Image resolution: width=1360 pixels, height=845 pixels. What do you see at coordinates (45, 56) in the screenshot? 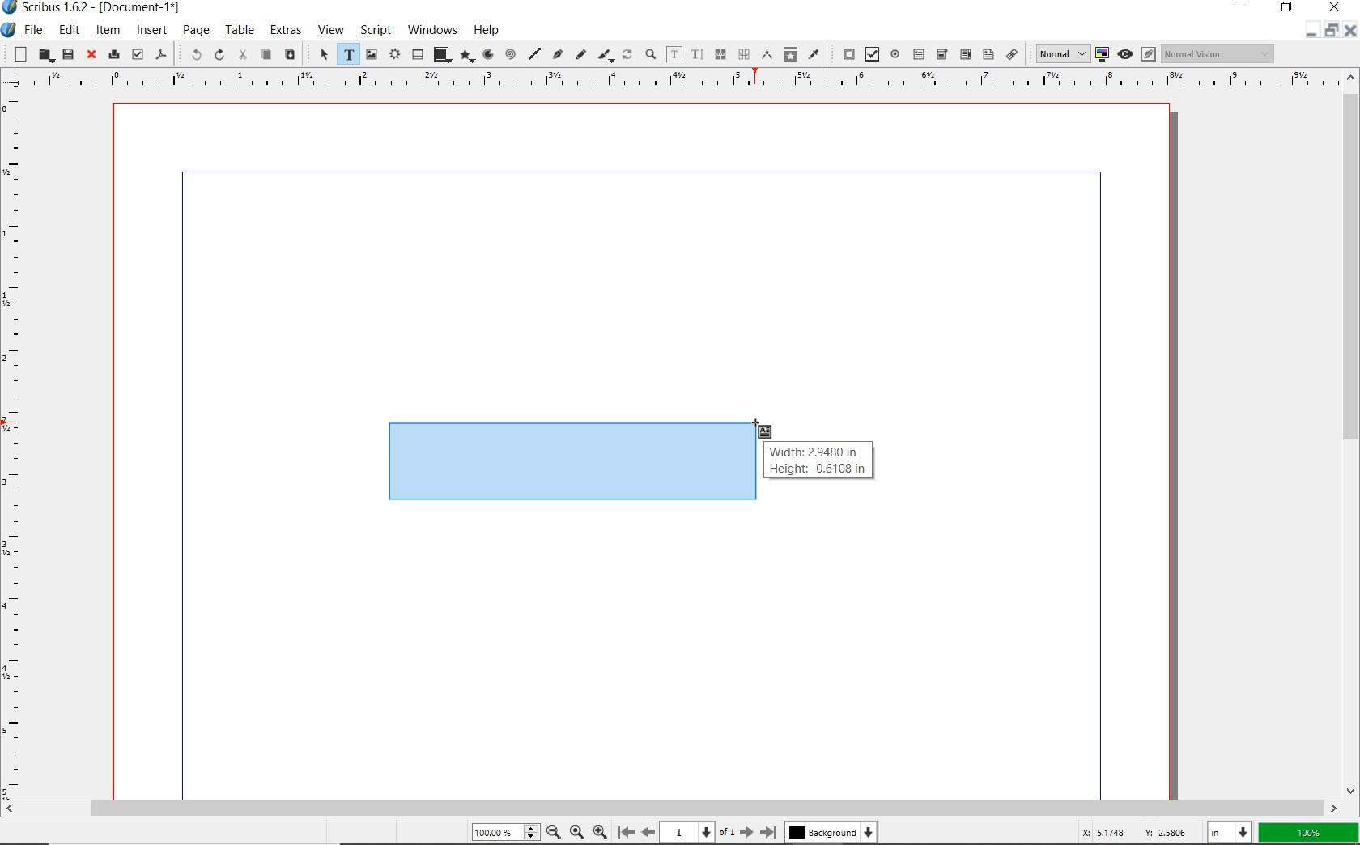
I see `open` at bounding box center [45, 56].